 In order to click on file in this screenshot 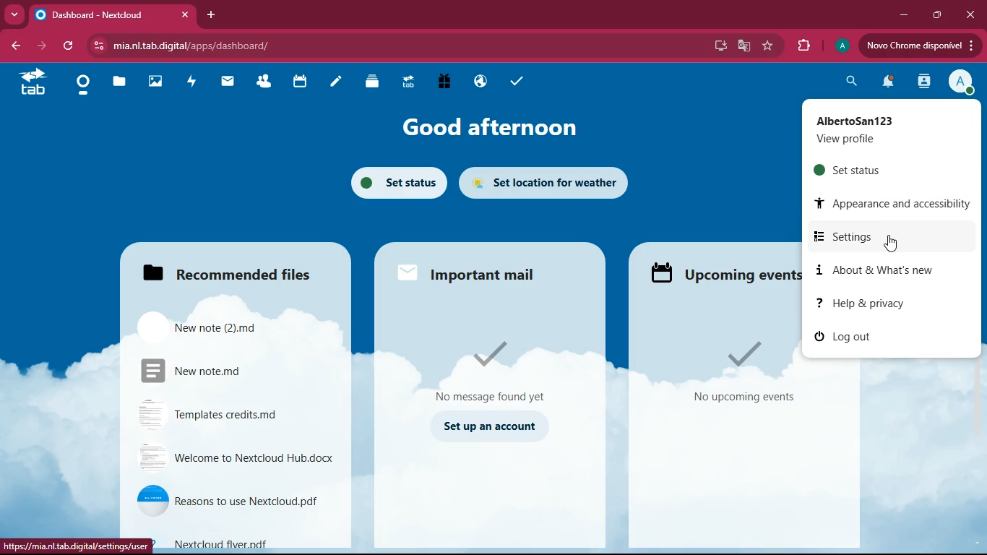, I will do `click(214, 328)`.